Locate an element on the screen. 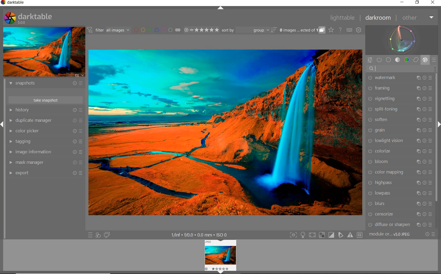  bloom is located at coordinates (400, 162).